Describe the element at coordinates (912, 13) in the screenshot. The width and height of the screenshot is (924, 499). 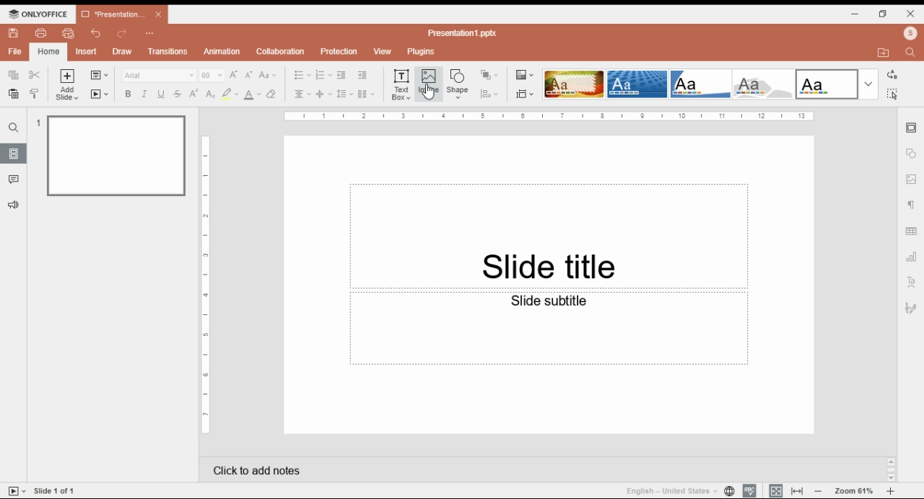
I see `close window` at that location.